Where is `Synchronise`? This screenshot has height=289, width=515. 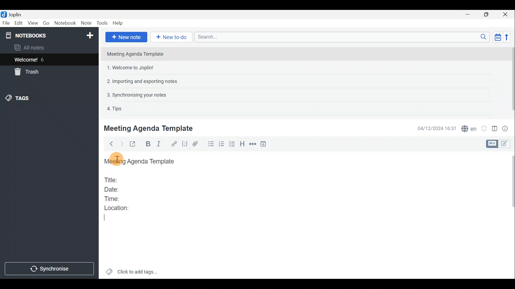
Synchronise is located at coordinates (49, 268).